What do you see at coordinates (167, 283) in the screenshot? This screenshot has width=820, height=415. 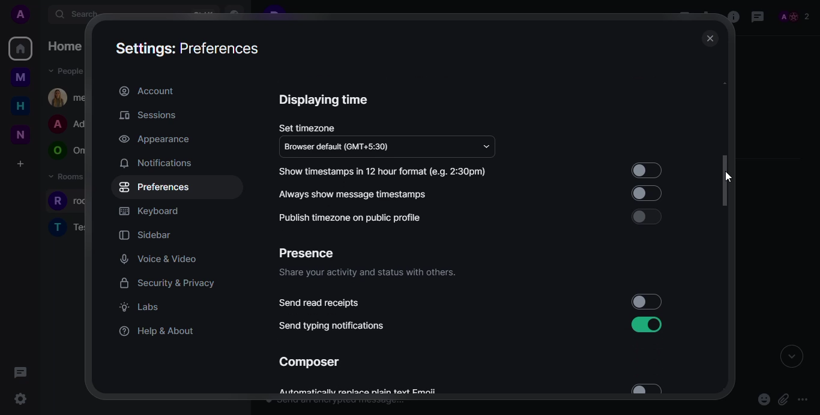 I see `security` at bounding box center [167, 283].